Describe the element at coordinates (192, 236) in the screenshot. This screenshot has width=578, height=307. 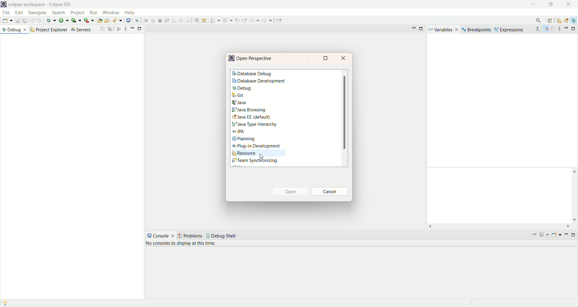
I see `problems` at that location.